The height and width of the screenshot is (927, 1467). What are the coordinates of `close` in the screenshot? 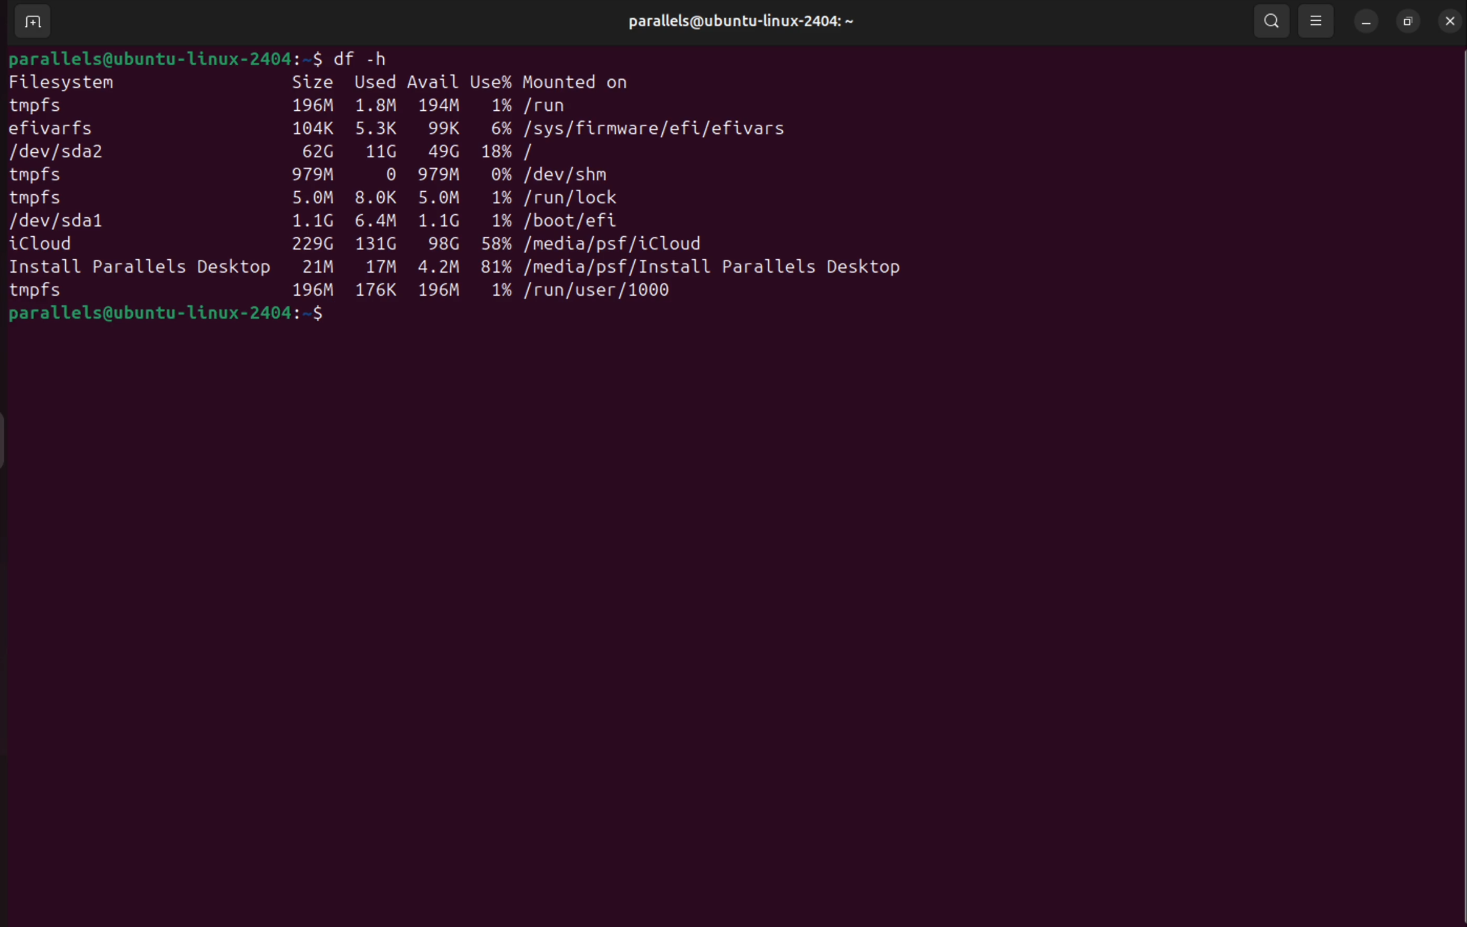 It's located at (1451, 21).